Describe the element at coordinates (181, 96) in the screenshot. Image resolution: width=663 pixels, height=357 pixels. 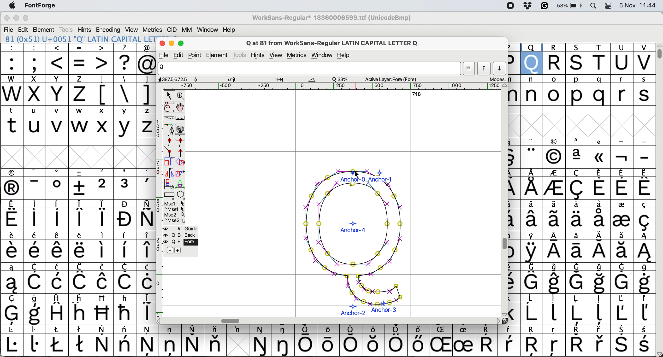
I see `zoom in` at that location.